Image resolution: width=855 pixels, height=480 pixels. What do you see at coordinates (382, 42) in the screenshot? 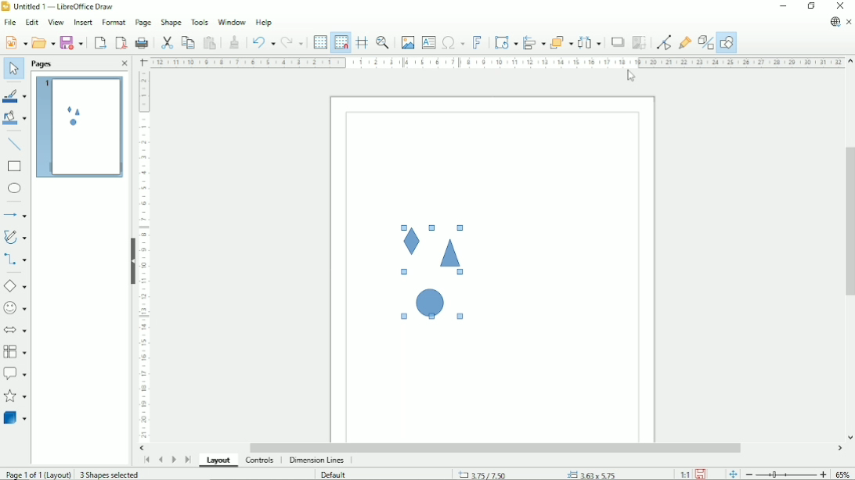
I see `Zoom & pan` at bounding box center [382, 42].